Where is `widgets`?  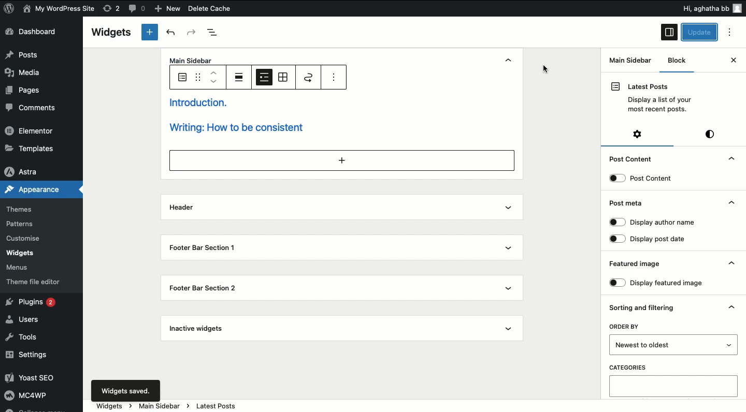 widgets is located at coordinates (28, 251).